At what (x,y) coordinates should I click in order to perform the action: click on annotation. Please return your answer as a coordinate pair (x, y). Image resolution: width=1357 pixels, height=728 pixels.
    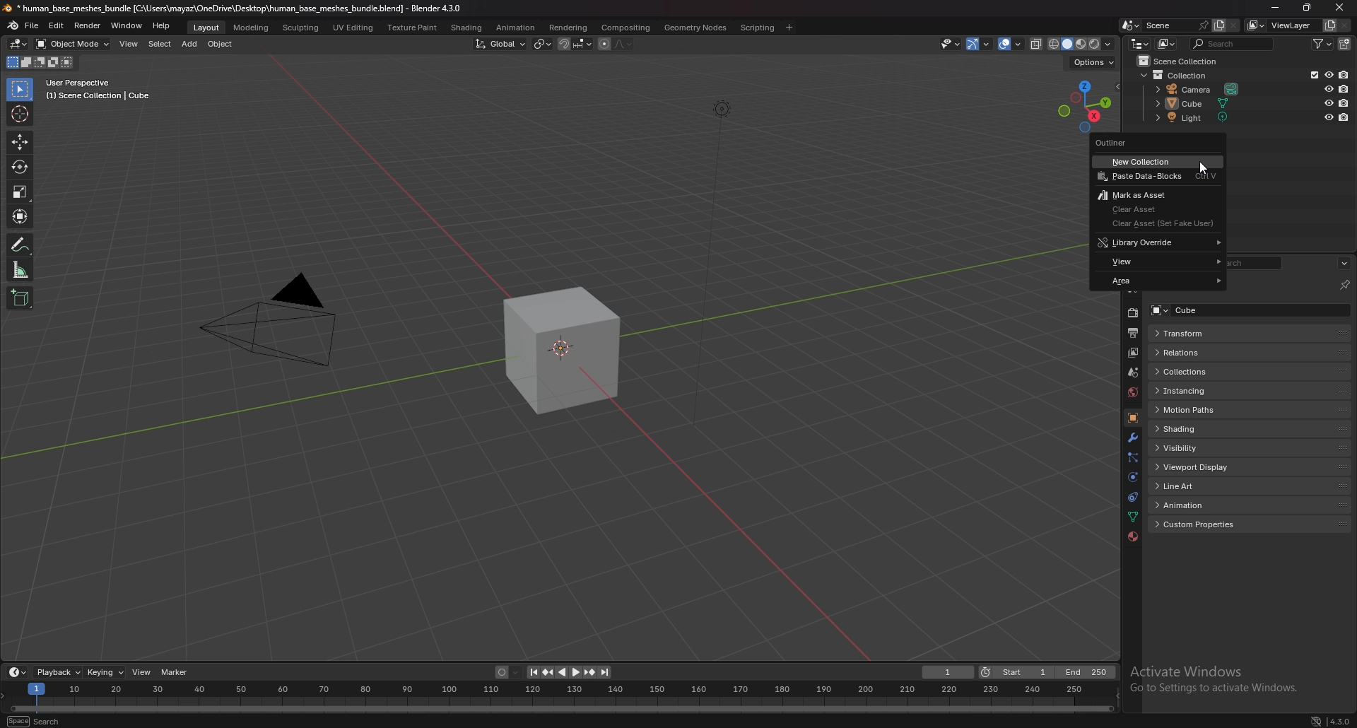
    Looking at the image, I should click on (21, 244).